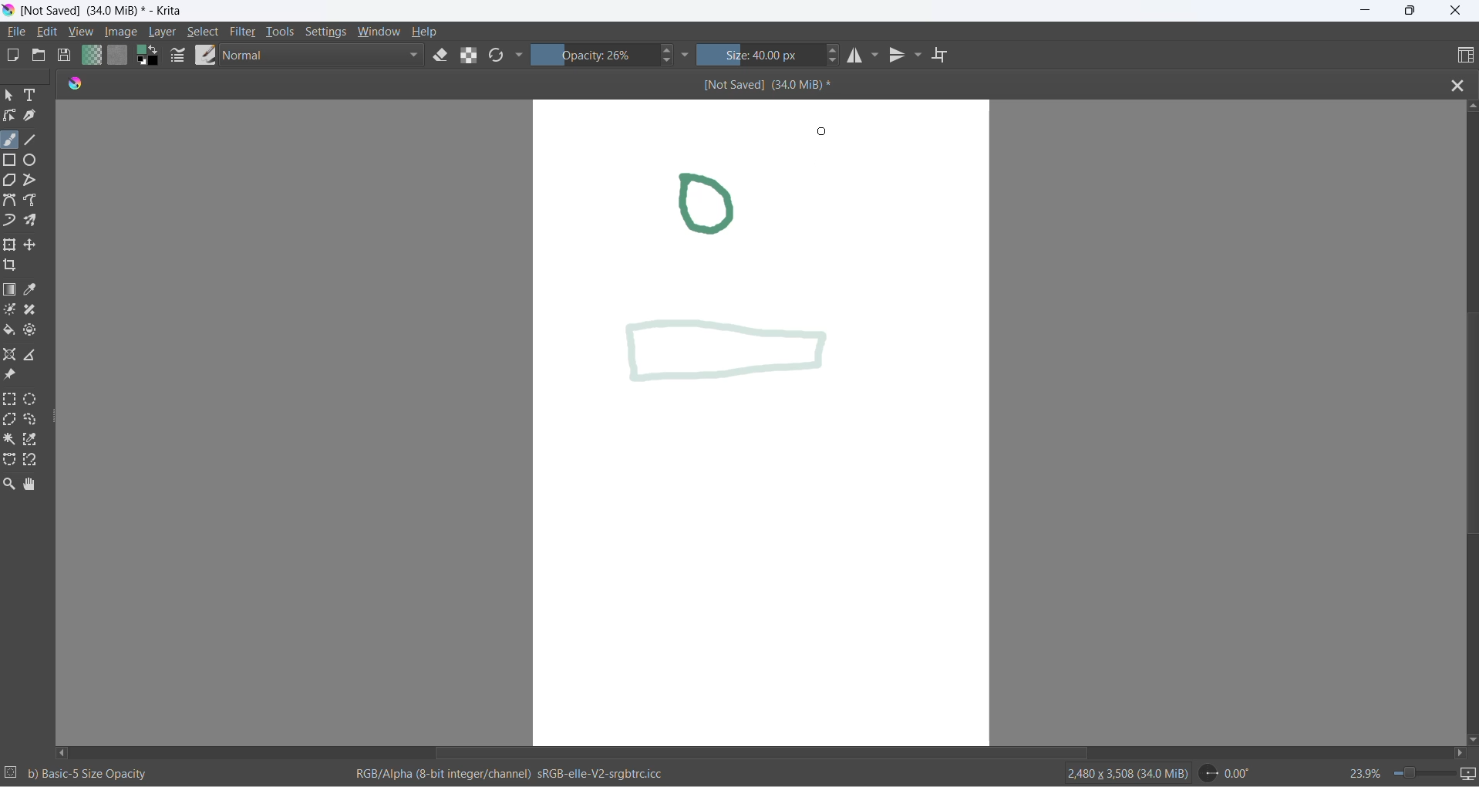 The width and height of the screenshot is (1479, 787). What do you see at coordinates (17, 56) in the screenshot?
I see `new document` at bounding box center [17, 56].